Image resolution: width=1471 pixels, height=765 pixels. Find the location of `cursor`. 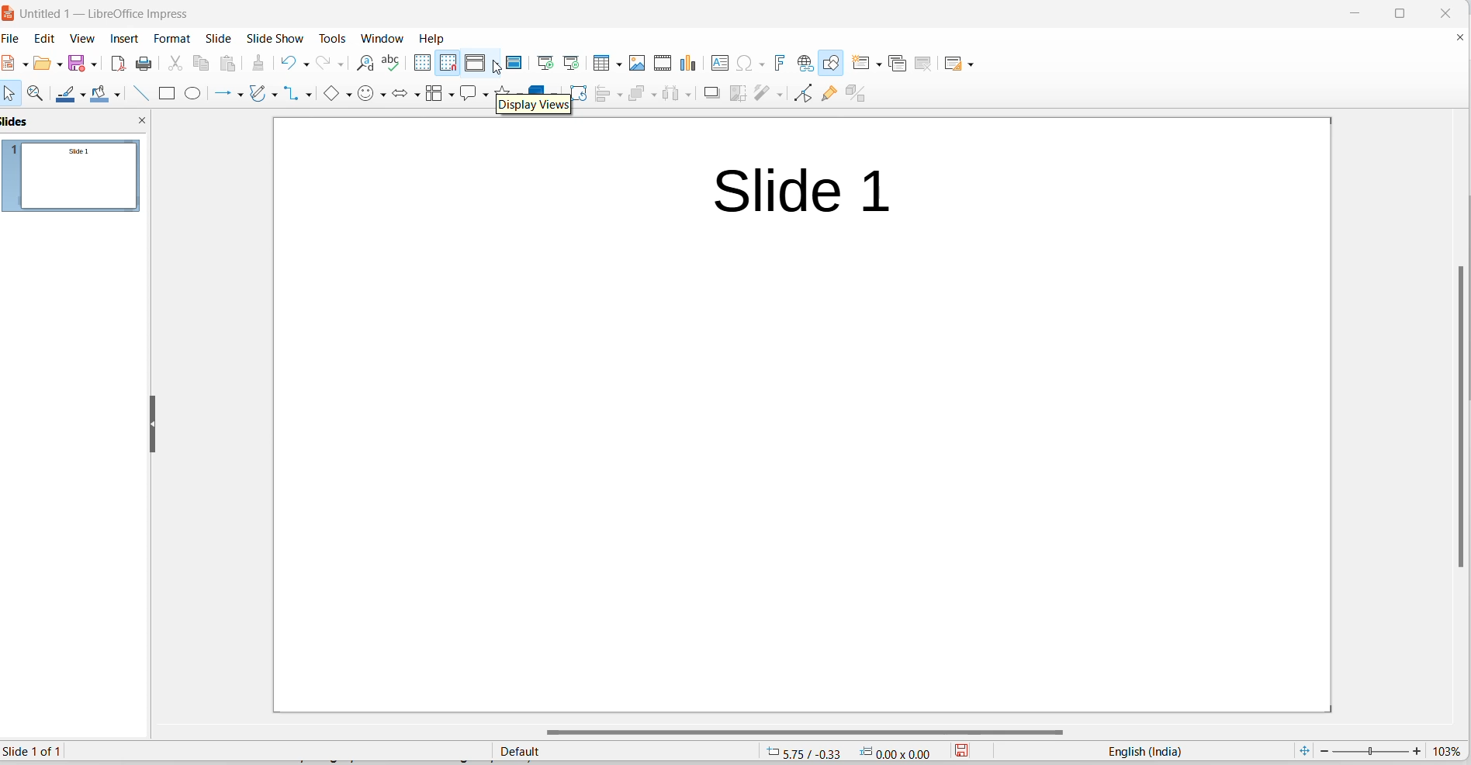

cursor is located at coordinates (499, 69).